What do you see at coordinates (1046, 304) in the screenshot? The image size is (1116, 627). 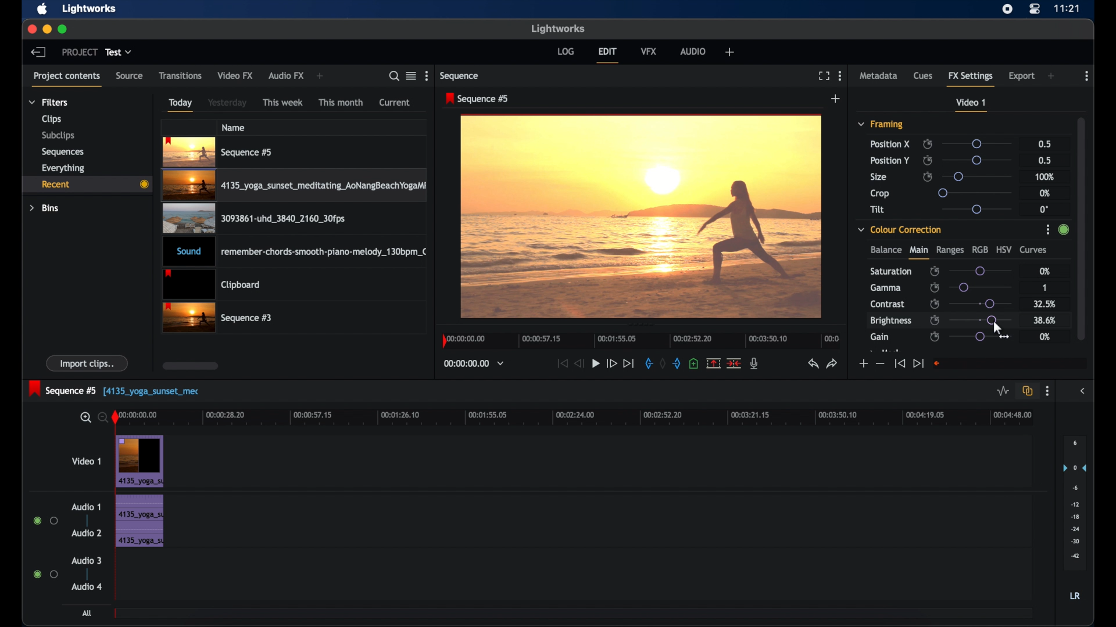 I see `32.5%` at bounding box center [1046, 304].